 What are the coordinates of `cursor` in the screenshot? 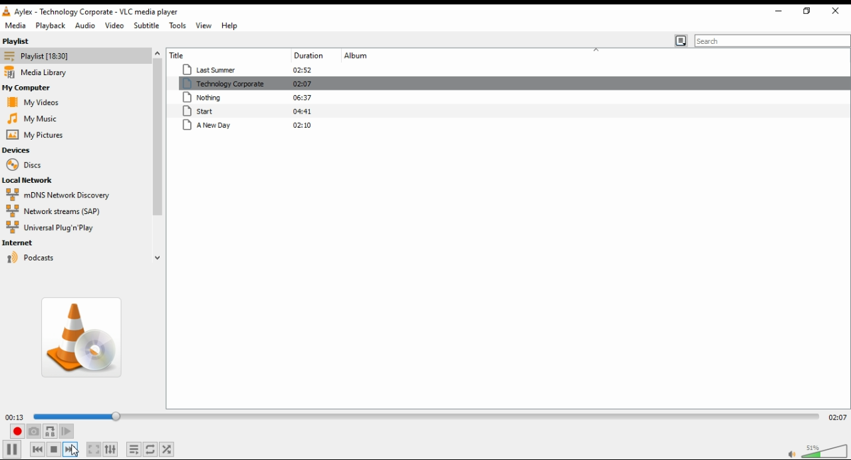 It's located at (74, 449).